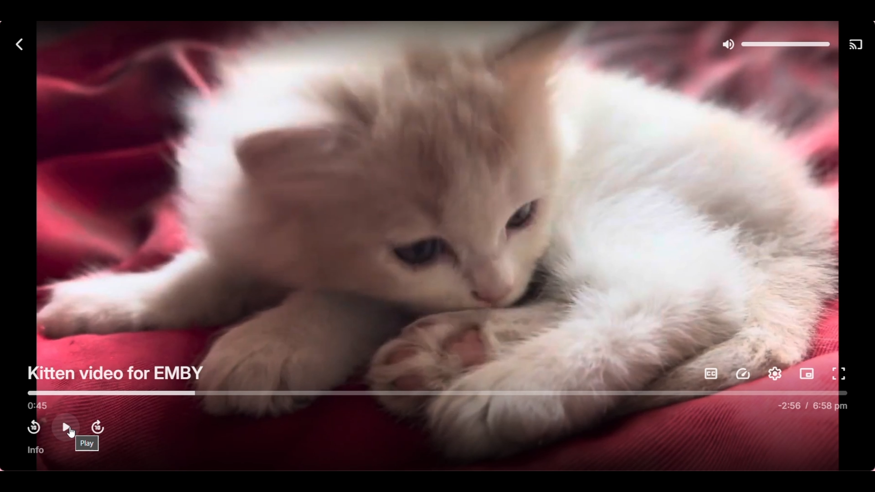 The width and height of the screenshot is (875, 492). Describe the element at coordinates (36, 406) in the screenshot. I see `Current time stamp of video 0:43` at that location.